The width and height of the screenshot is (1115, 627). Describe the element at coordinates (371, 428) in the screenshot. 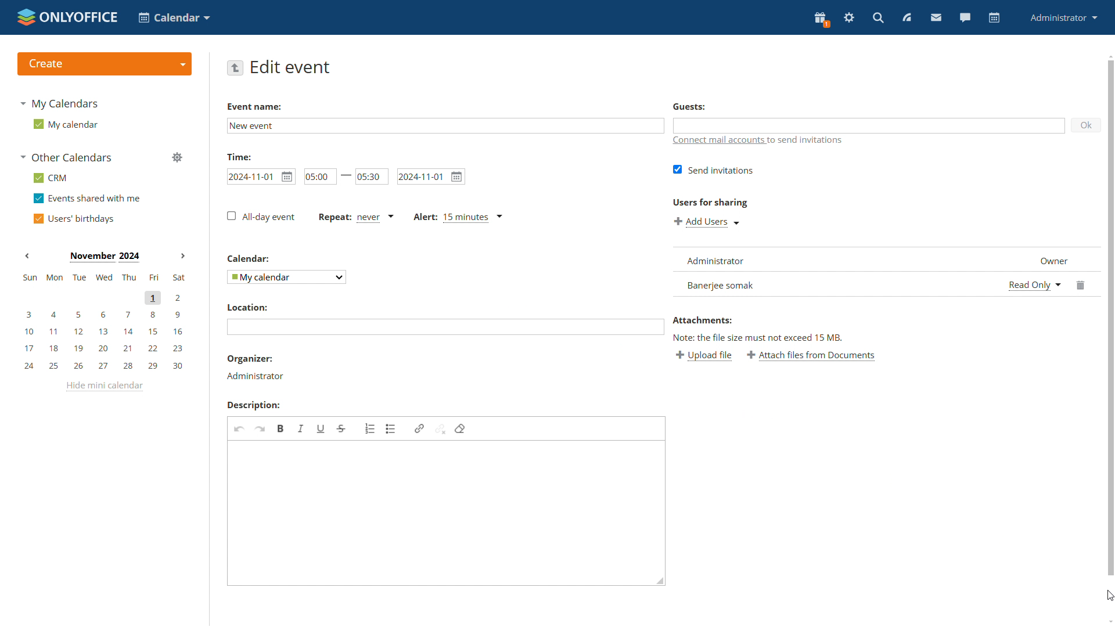

I see `insert/remove numbered list` at that location.